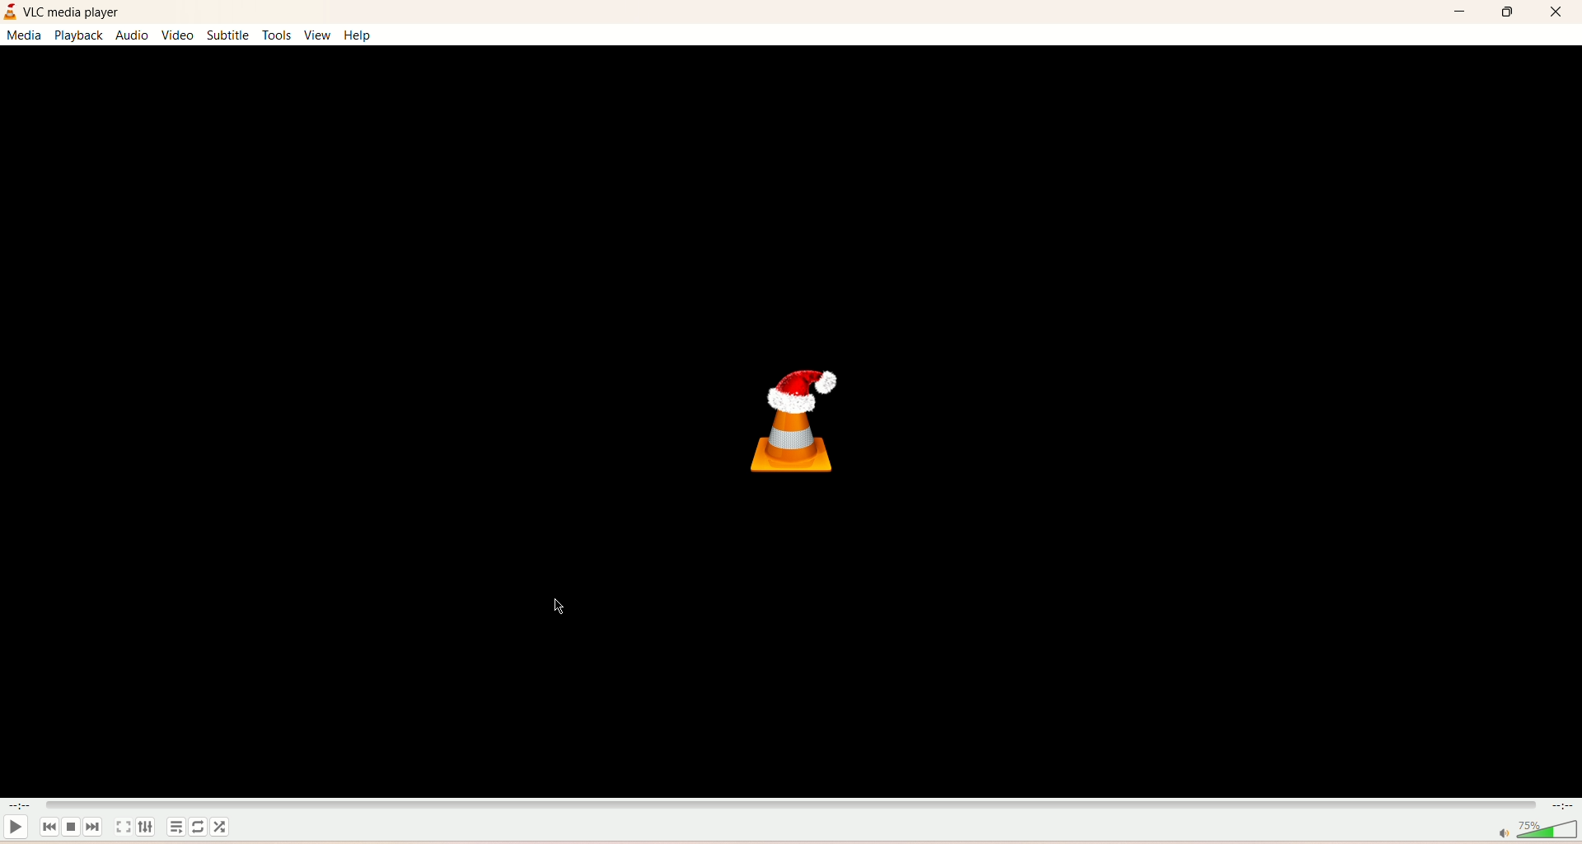  I want to click on minimize, so click(1461, 13).